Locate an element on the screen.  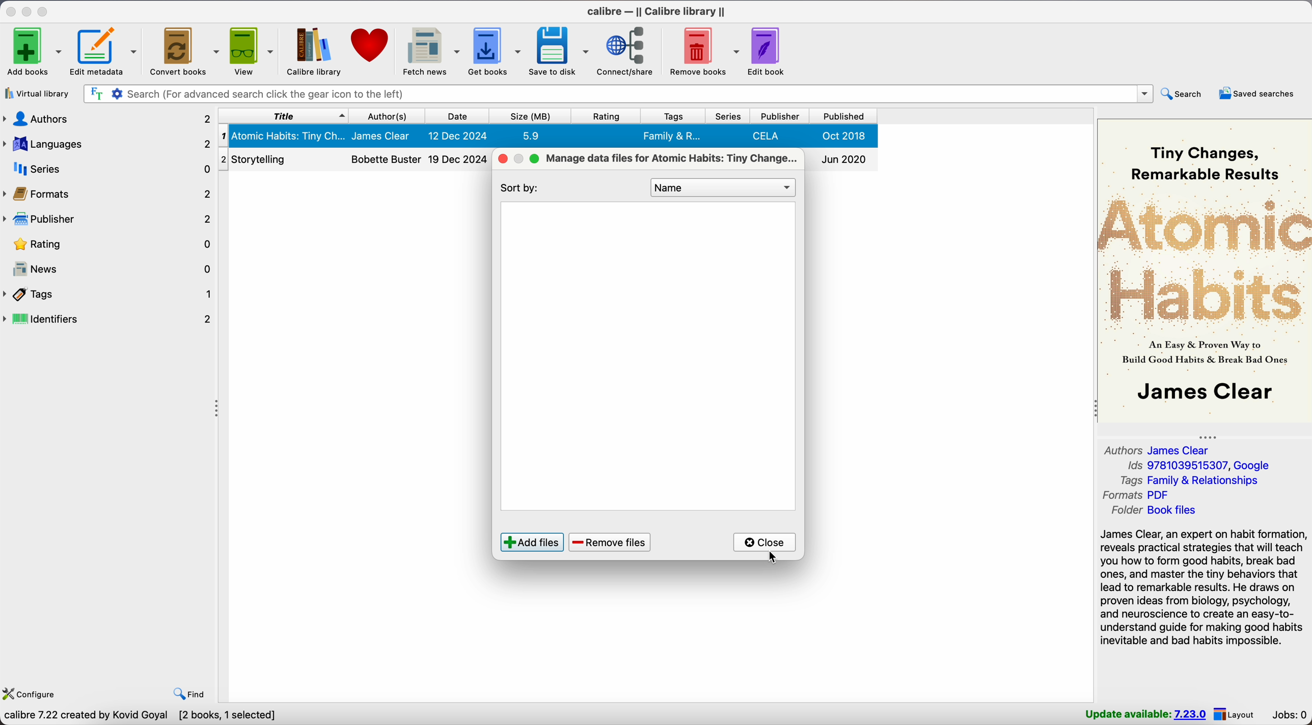
maximize Calibre is located at coordinates (43, 10).